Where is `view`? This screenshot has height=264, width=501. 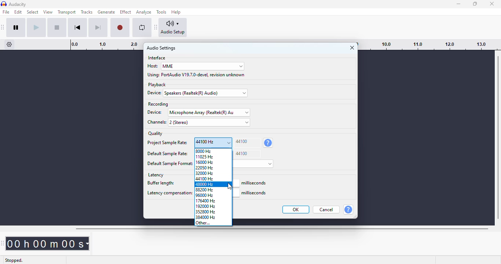
view is located at coordinates (48, 12).